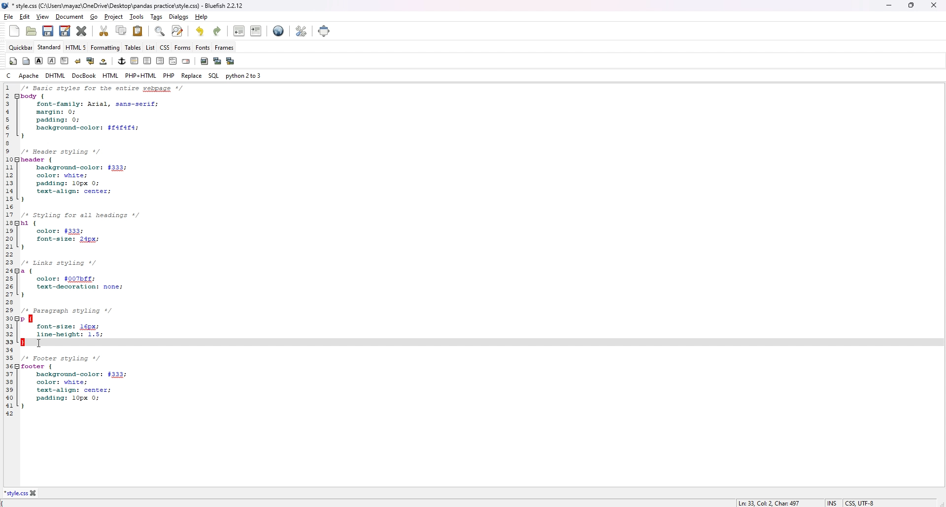 This screenshot has height=507, width=946. Describe the element at coordinates (150, 48) in the screenshot. I see `list` at that location.